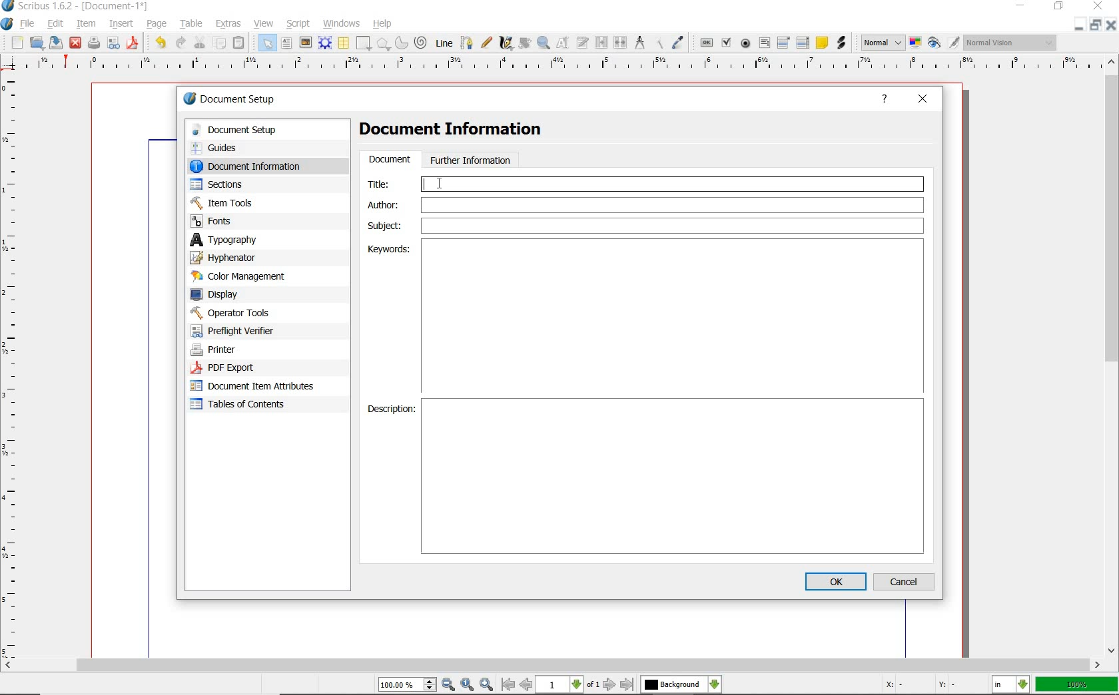  I want to click on link text frames, so click(601, 43).